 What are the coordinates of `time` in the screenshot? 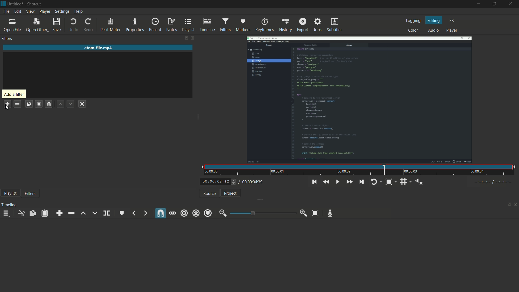 It's located at (360, 170).